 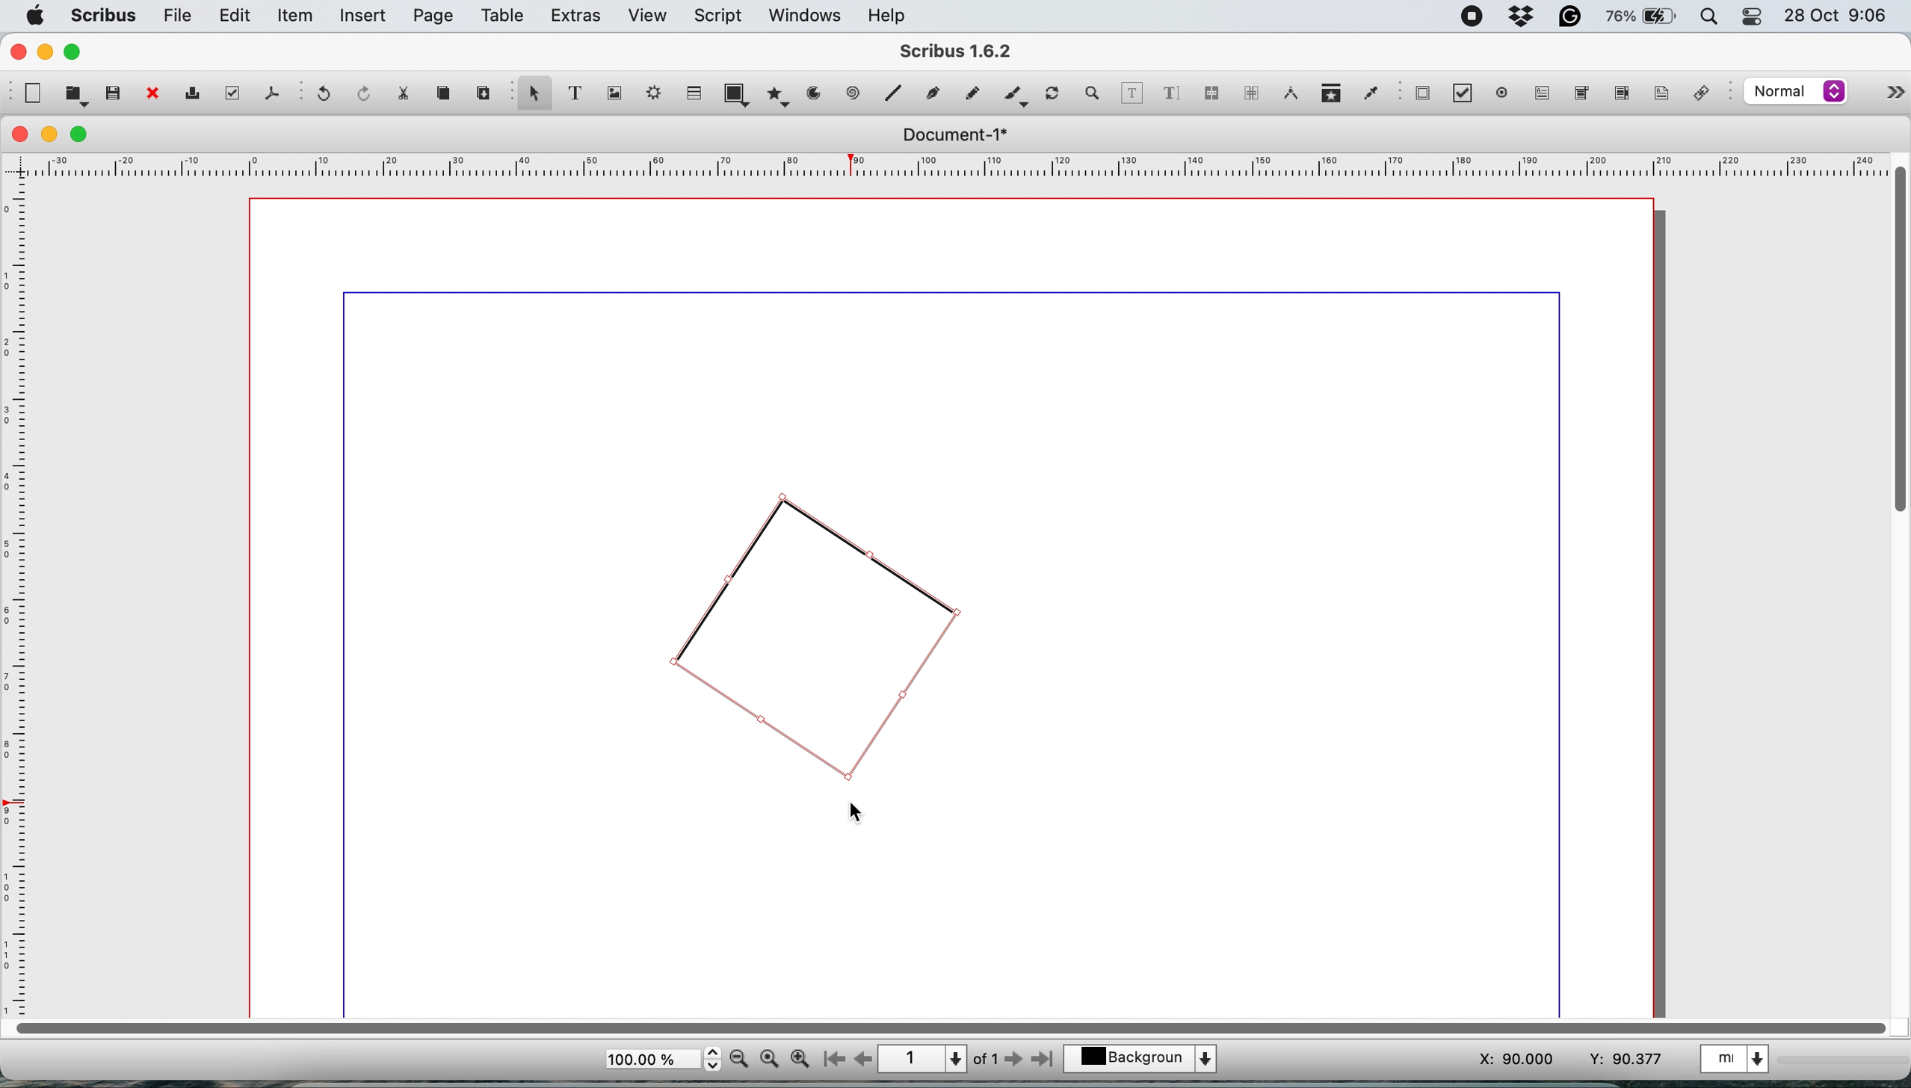 What do you see at coordinates (647, 16) in the screenshot?
I see `view` at bounding box center [647, 16].